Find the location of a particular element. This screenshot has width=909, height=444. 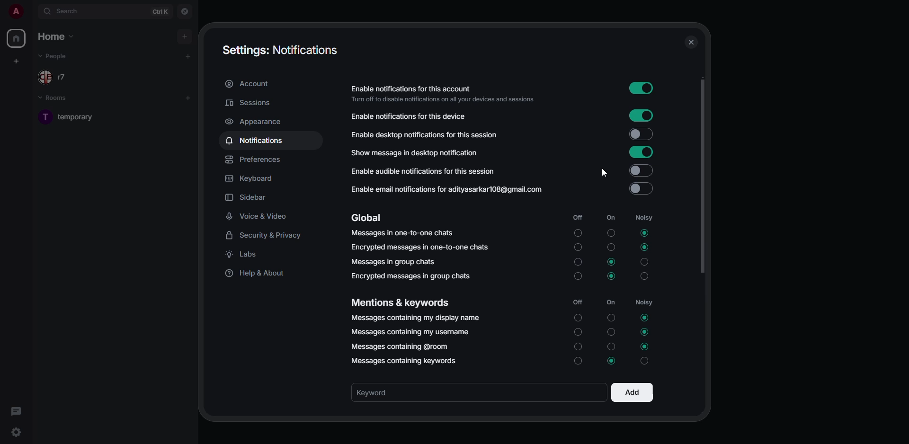

search is located at coordinates (65, 11).